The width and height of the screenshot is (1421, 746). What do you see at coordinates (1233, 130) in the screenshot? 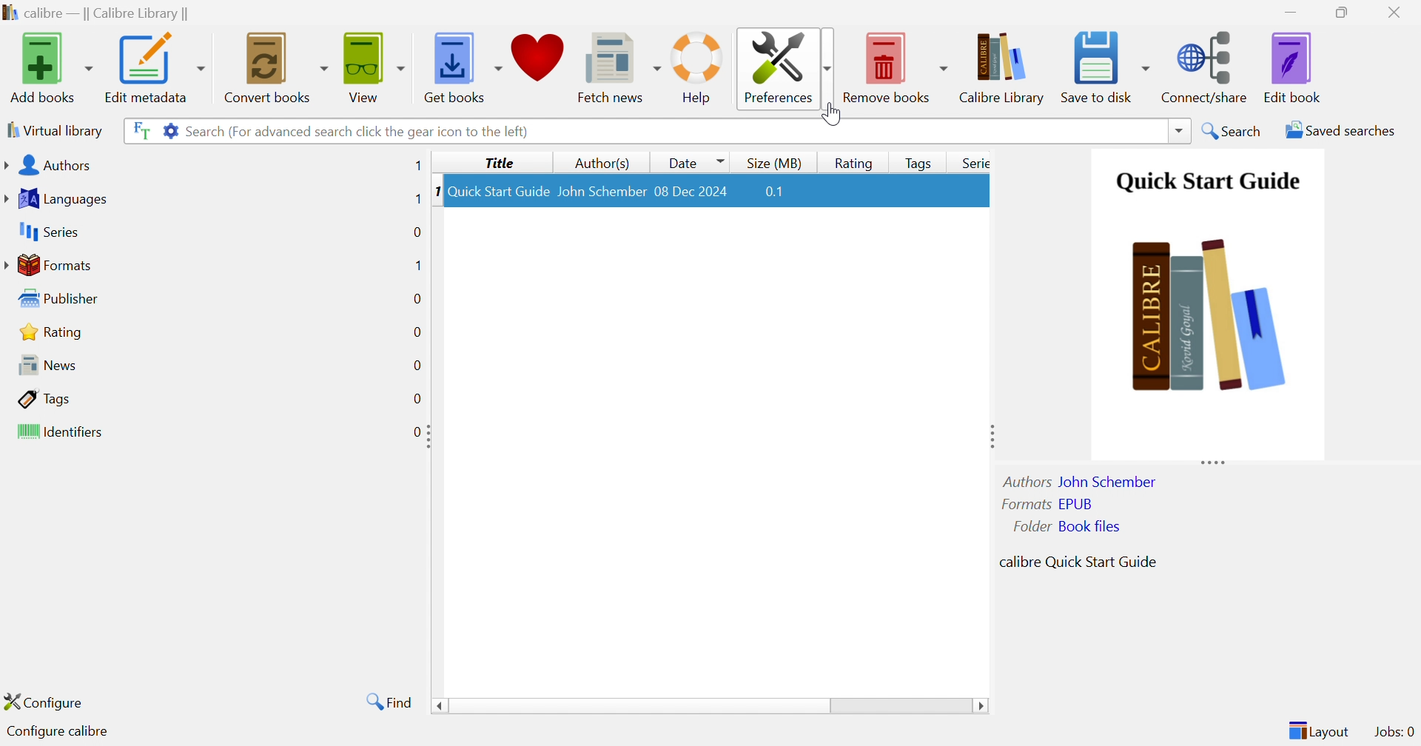
I see `Search` at bounding box center [1233, 130].